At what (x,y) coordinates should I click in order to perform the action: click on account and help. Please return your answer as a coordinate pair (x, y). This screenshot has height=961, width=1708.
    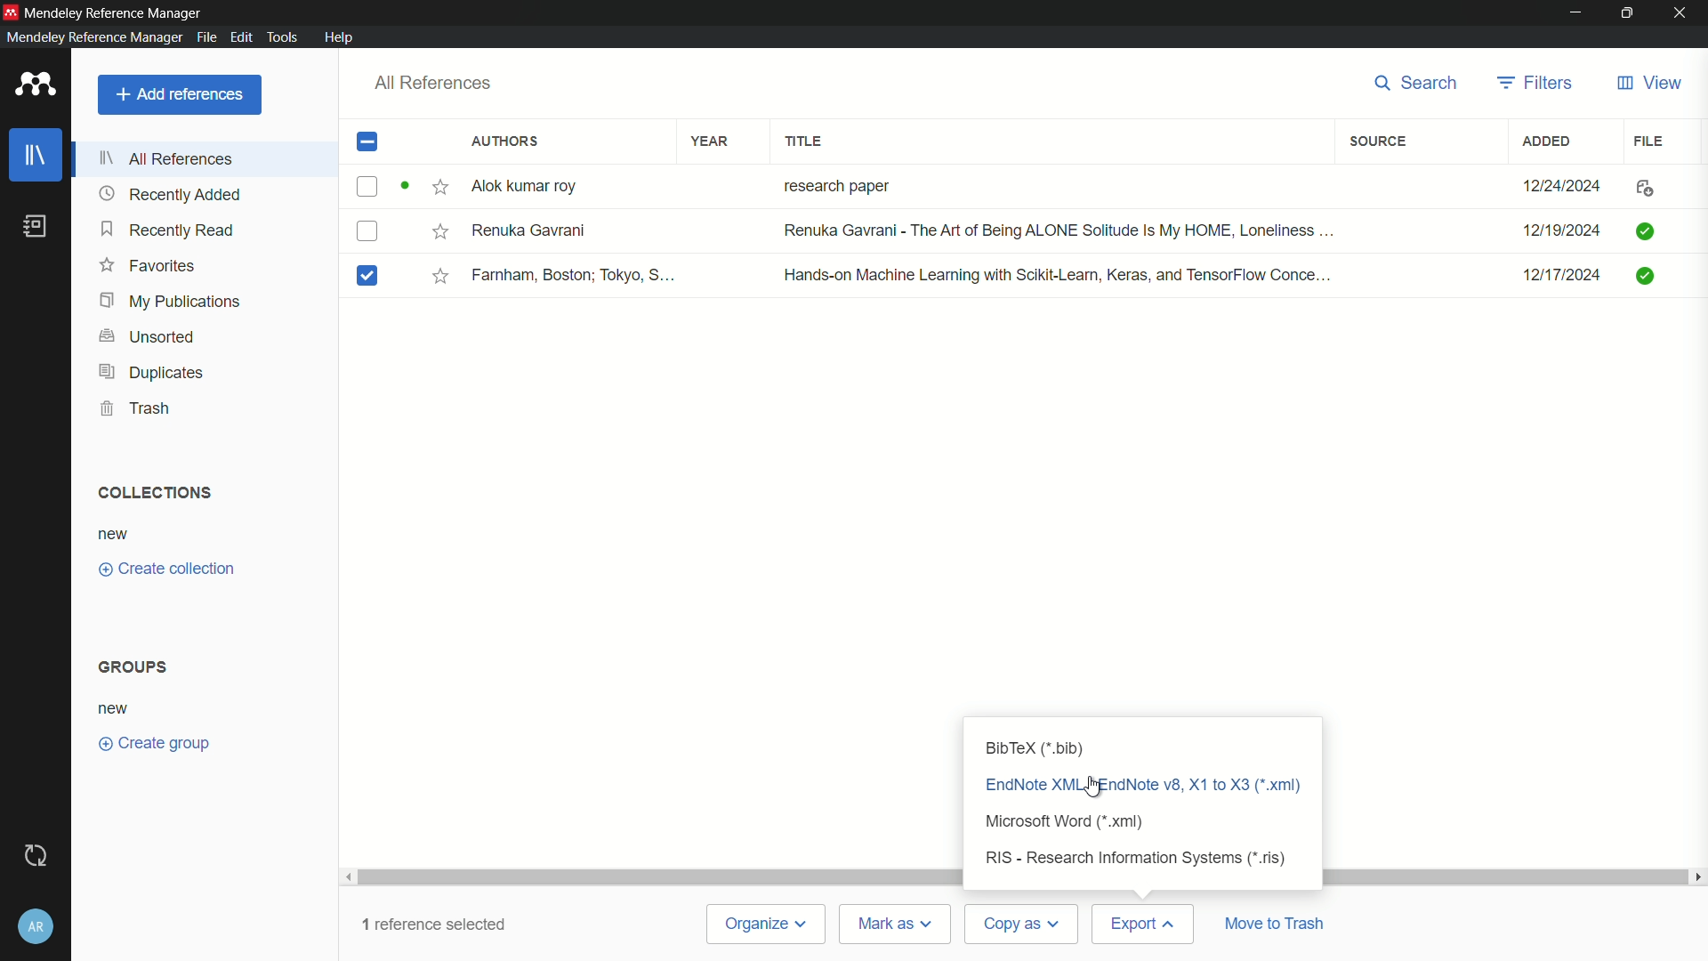
    Looking at the image, I should click on (36, 929).